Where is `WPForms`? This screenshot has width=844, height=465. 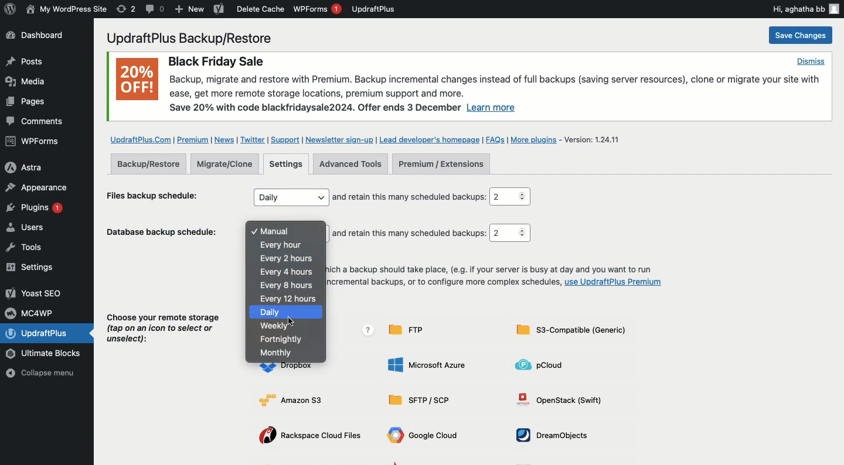 WPForms is located at coordinates (34, 142).